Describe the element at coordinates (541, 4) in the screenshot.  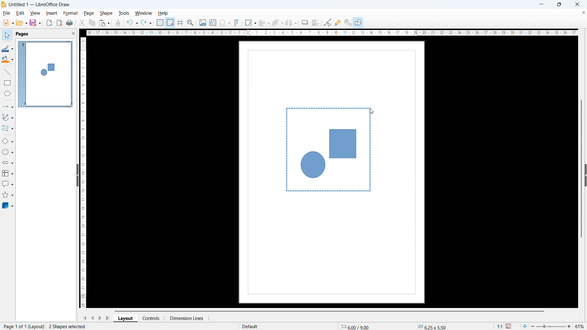
I see `minimize` at that location.